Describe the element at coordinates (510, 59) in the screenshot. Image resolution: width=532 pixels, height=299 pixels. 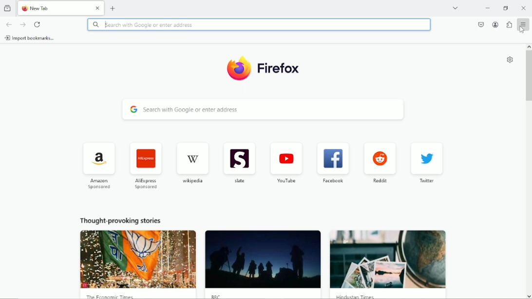
I see `customize new tab` at that location.